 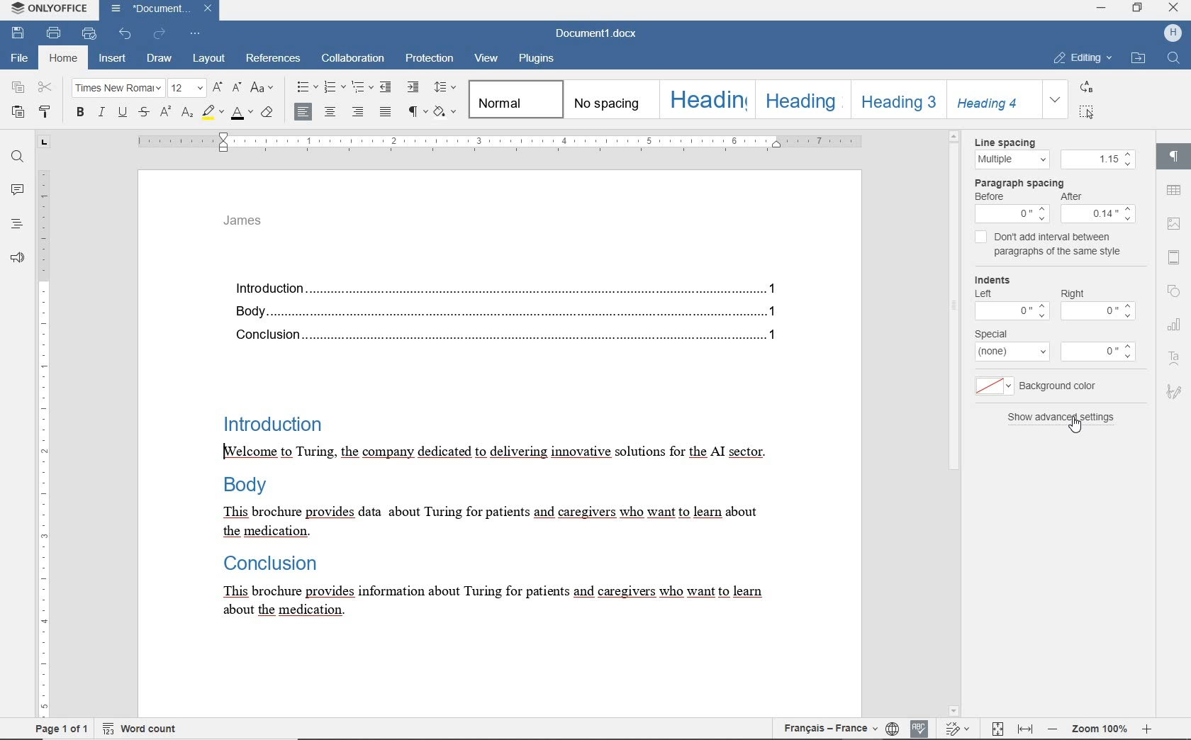 I want to click on font size, so click(x=188, y=89).